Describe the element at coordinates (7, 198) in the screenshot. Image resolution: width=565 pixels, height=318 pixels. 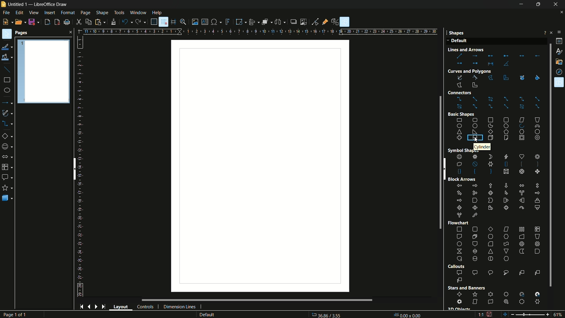
I see `3D objects` at that location.